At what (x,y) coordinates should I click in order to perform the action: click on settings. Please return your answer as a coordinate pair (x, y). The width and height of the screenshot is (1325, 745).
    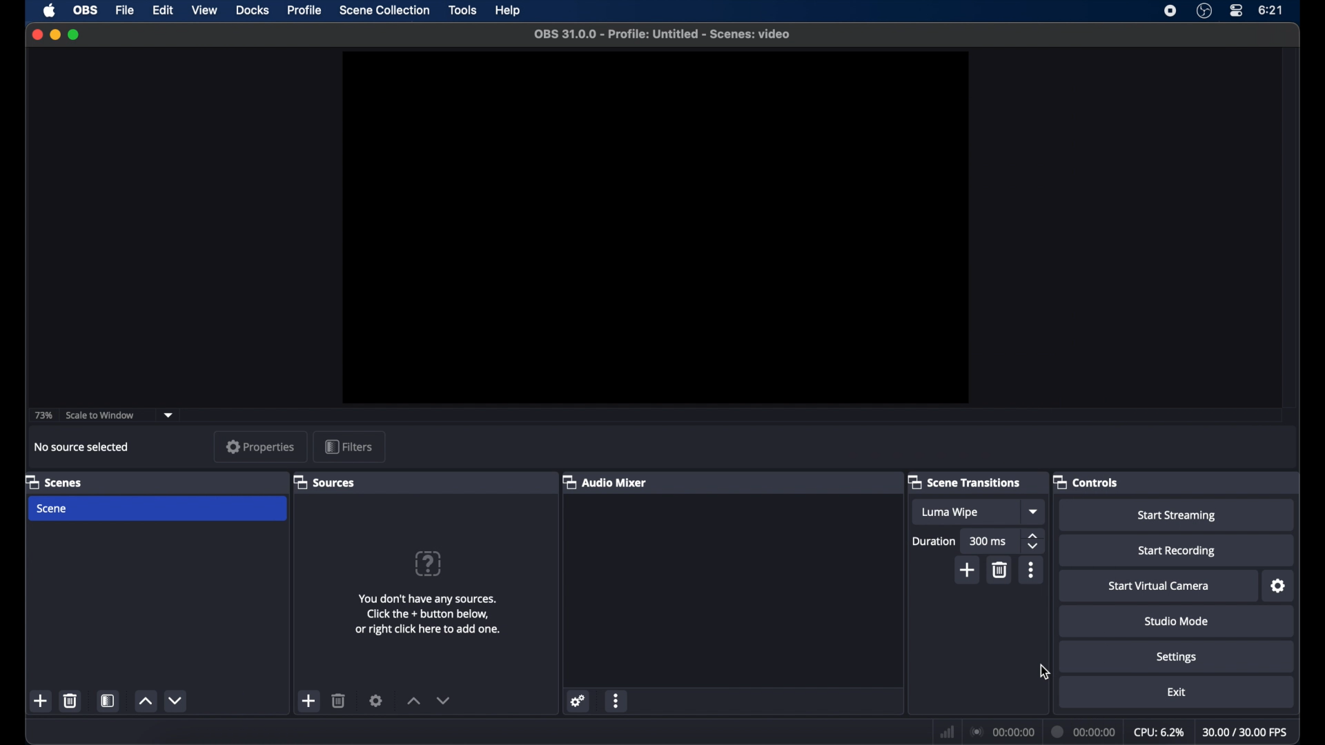
    Looking at the image, I should click on (1279, 586).